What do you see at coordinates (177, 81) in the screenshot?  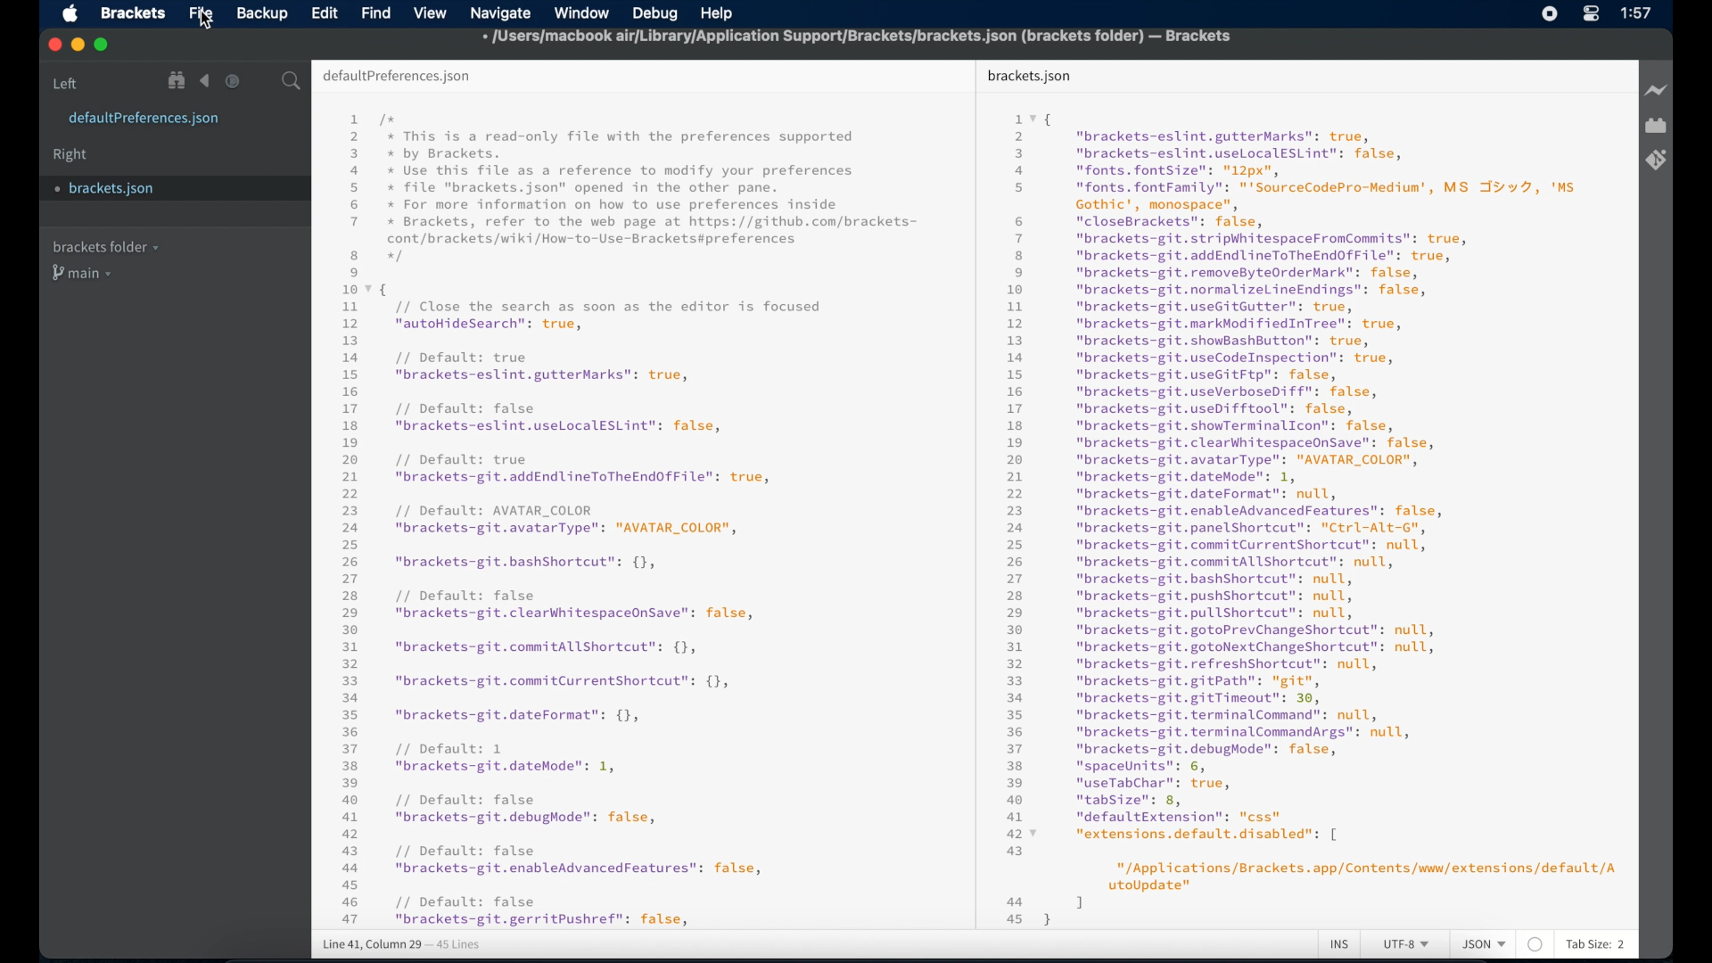 I see `show file in tree` at bounding box center [177, 81].